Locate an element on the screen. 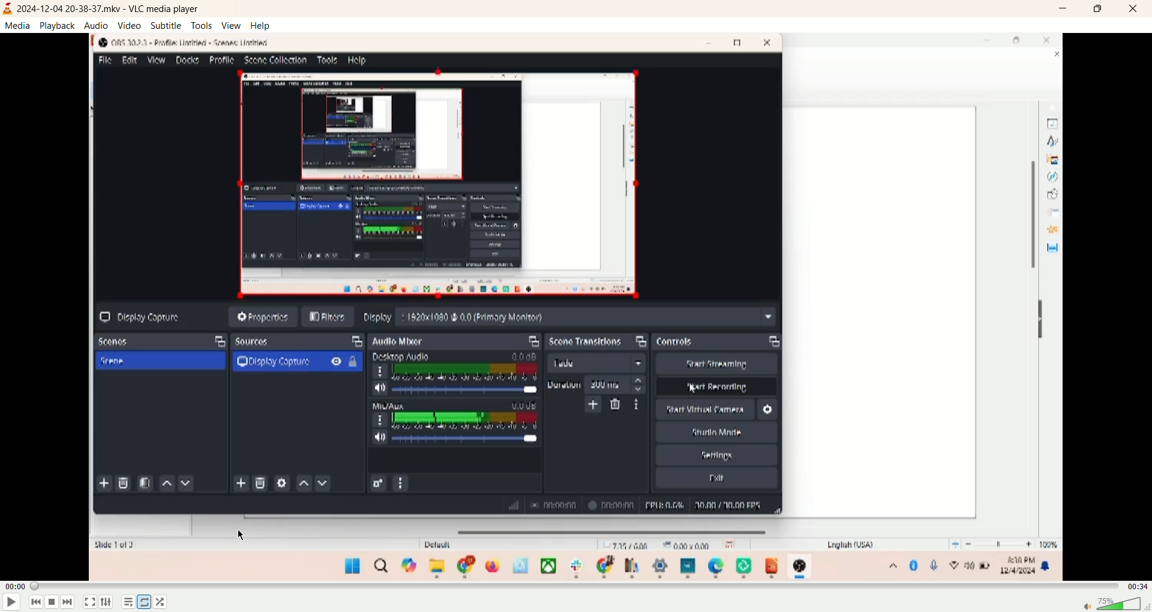 Image resolution: width=1152 pixels, height=612 pixels. playback is located at coordinates (56, 26).